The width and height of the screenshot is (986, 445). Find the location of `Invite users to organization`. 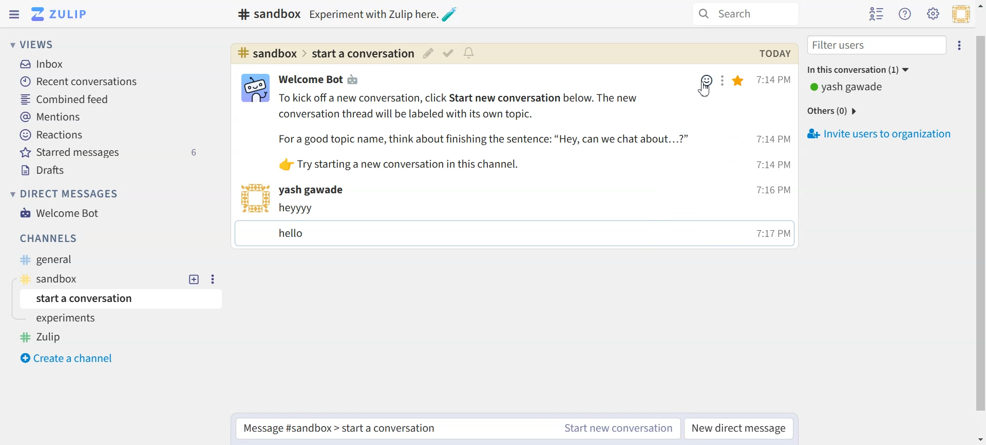

Invite users to organization is located at coordinates (882, 134).